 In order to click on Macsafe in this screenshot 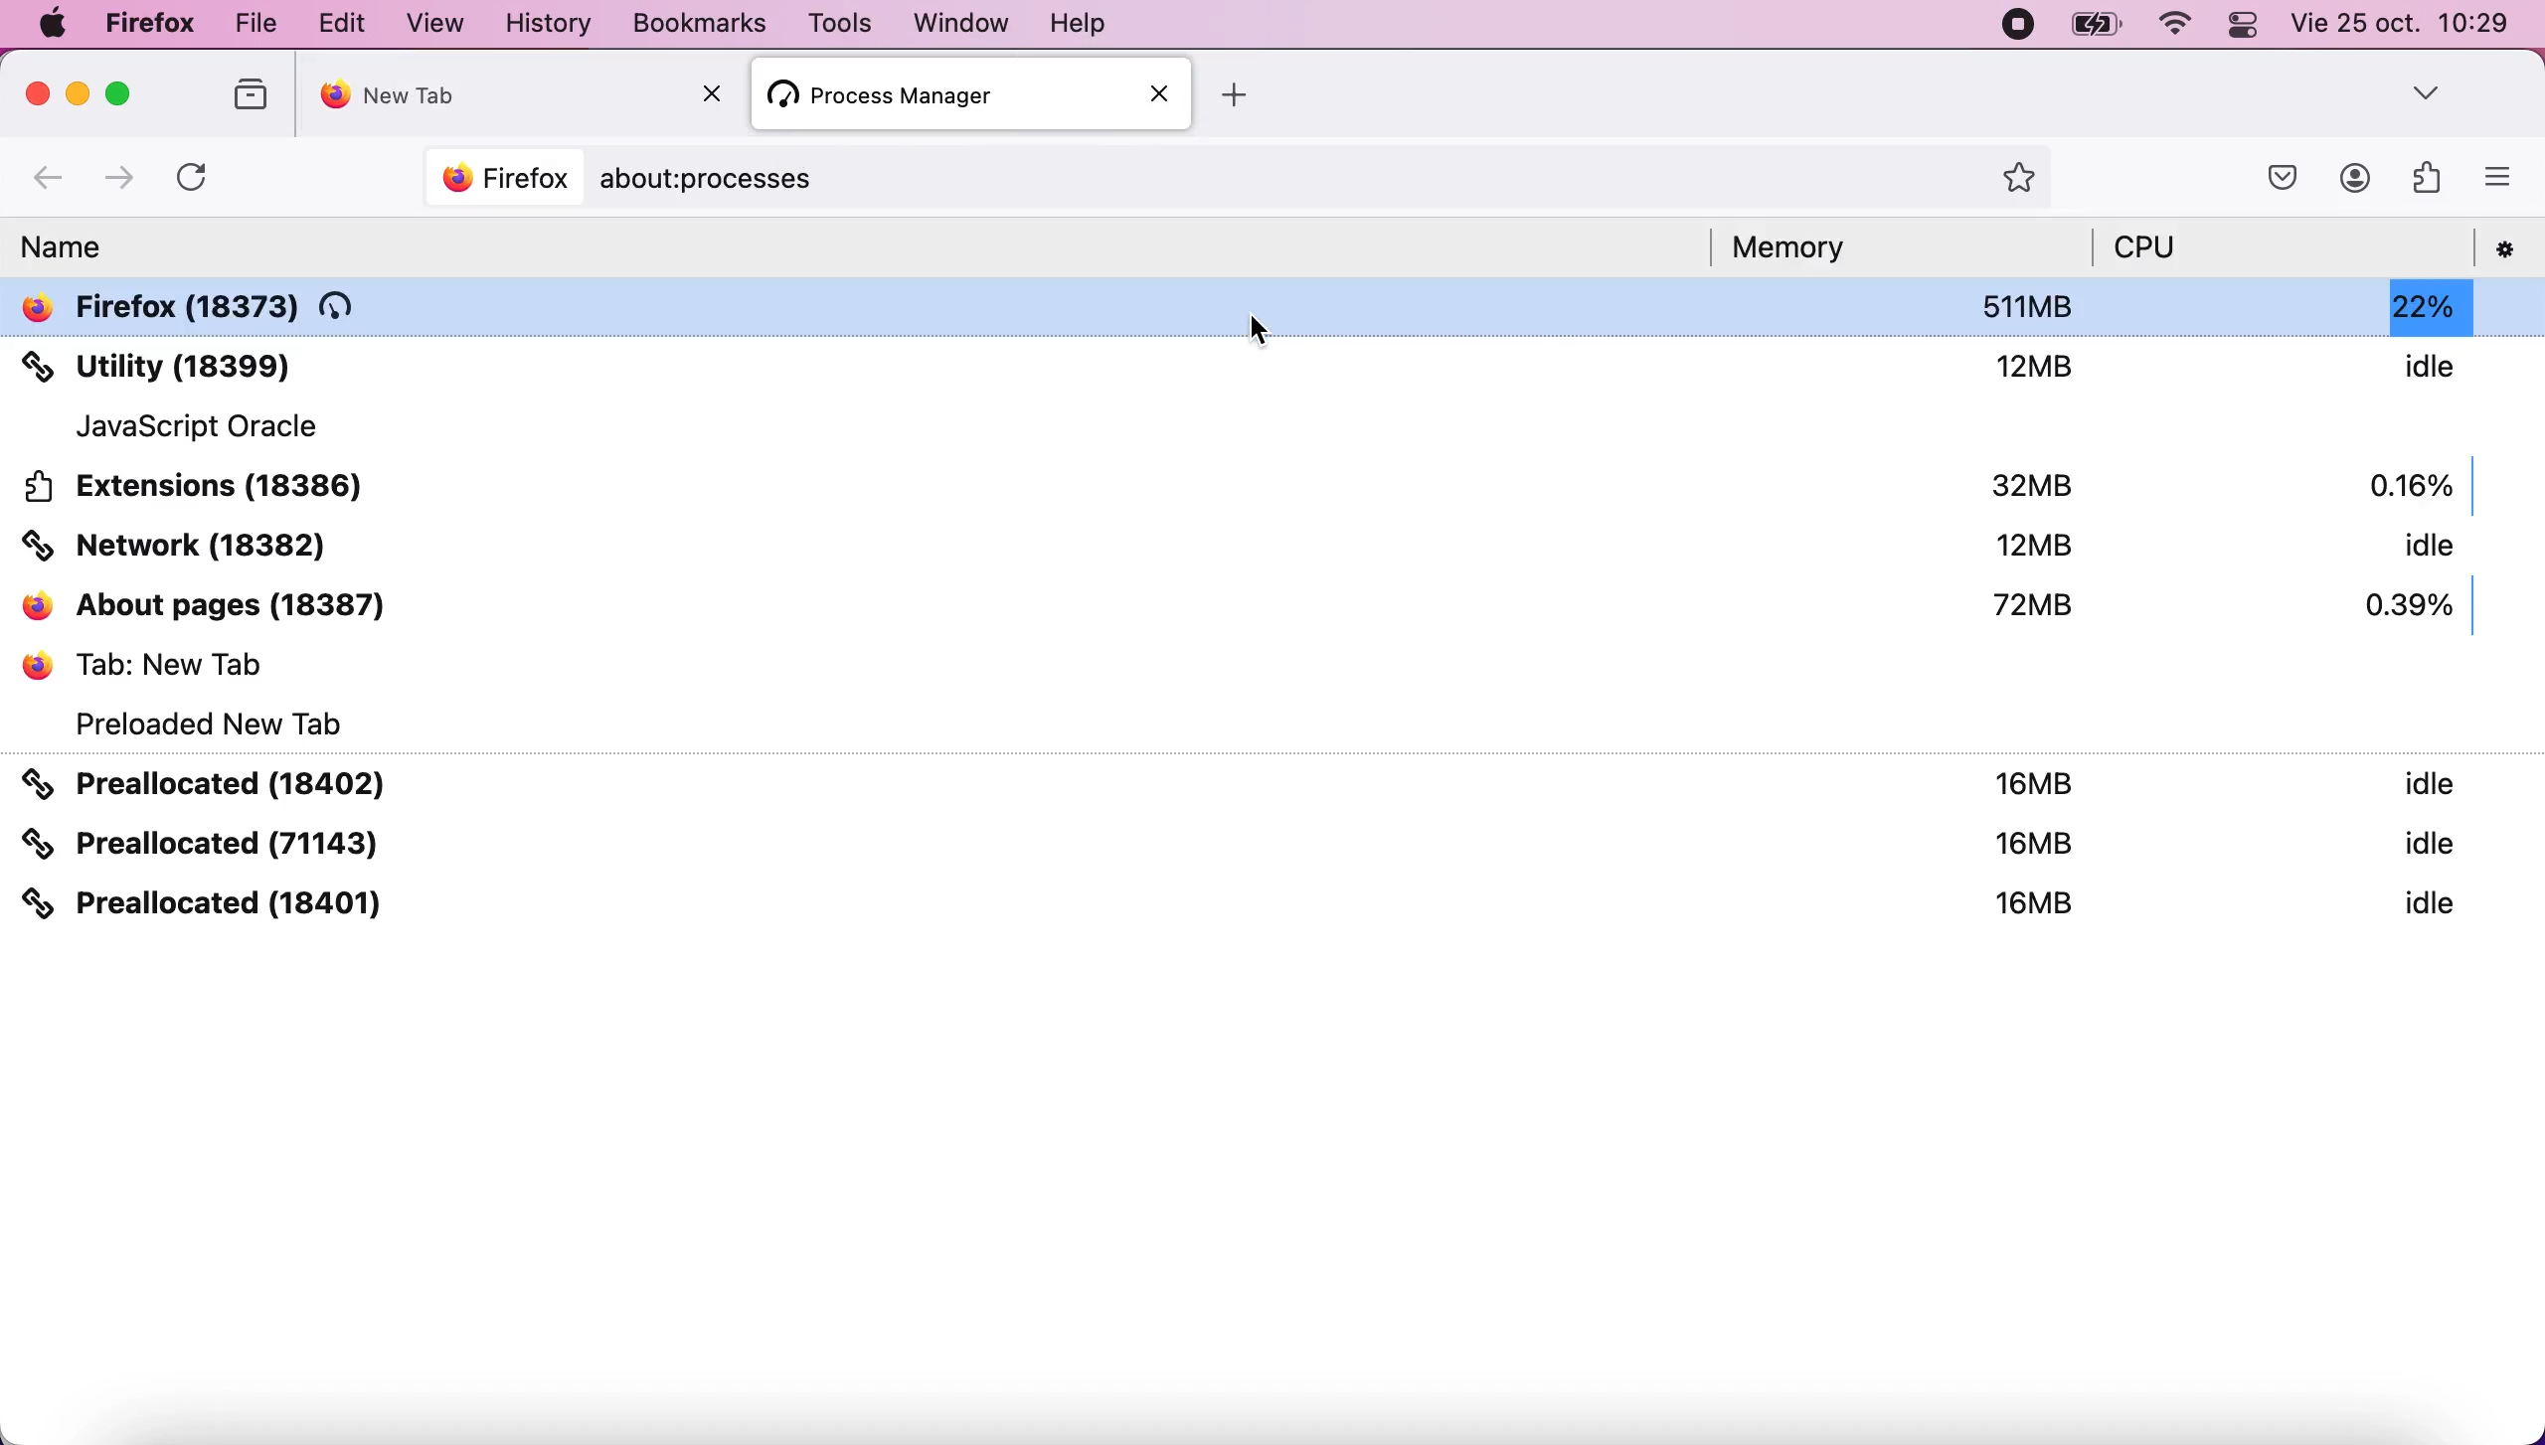, I will do `click(2283, 178)`.